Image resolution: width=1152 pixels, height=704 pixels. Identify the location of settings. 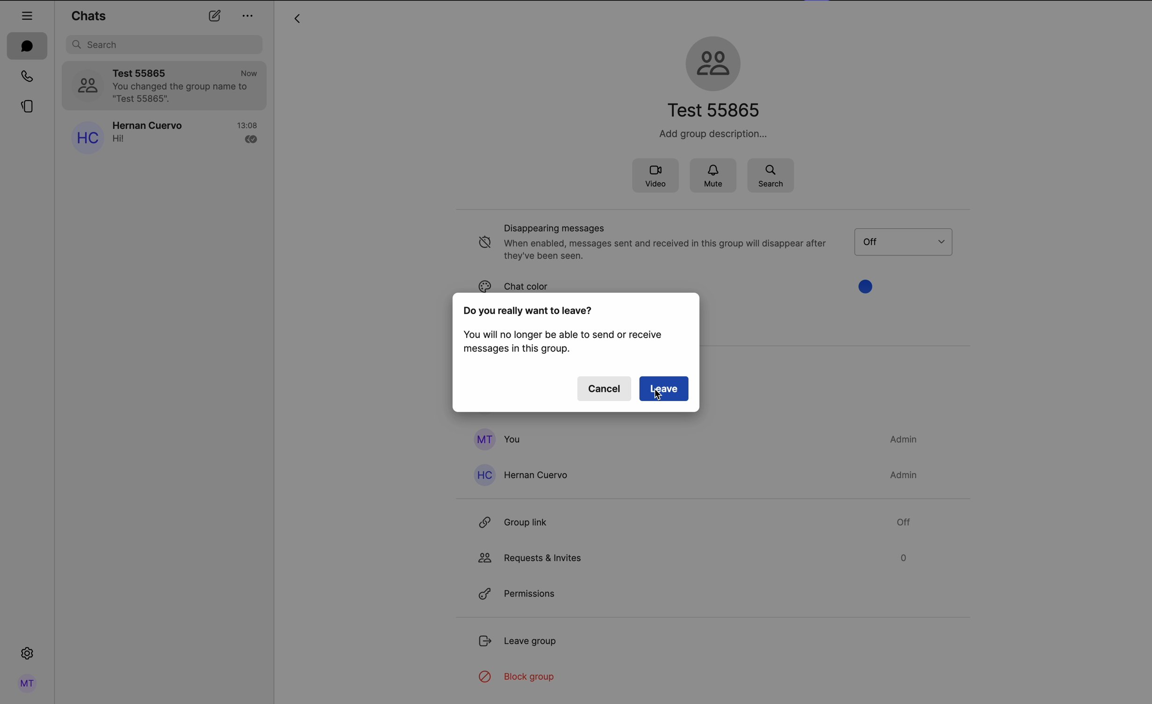
(28, 652).